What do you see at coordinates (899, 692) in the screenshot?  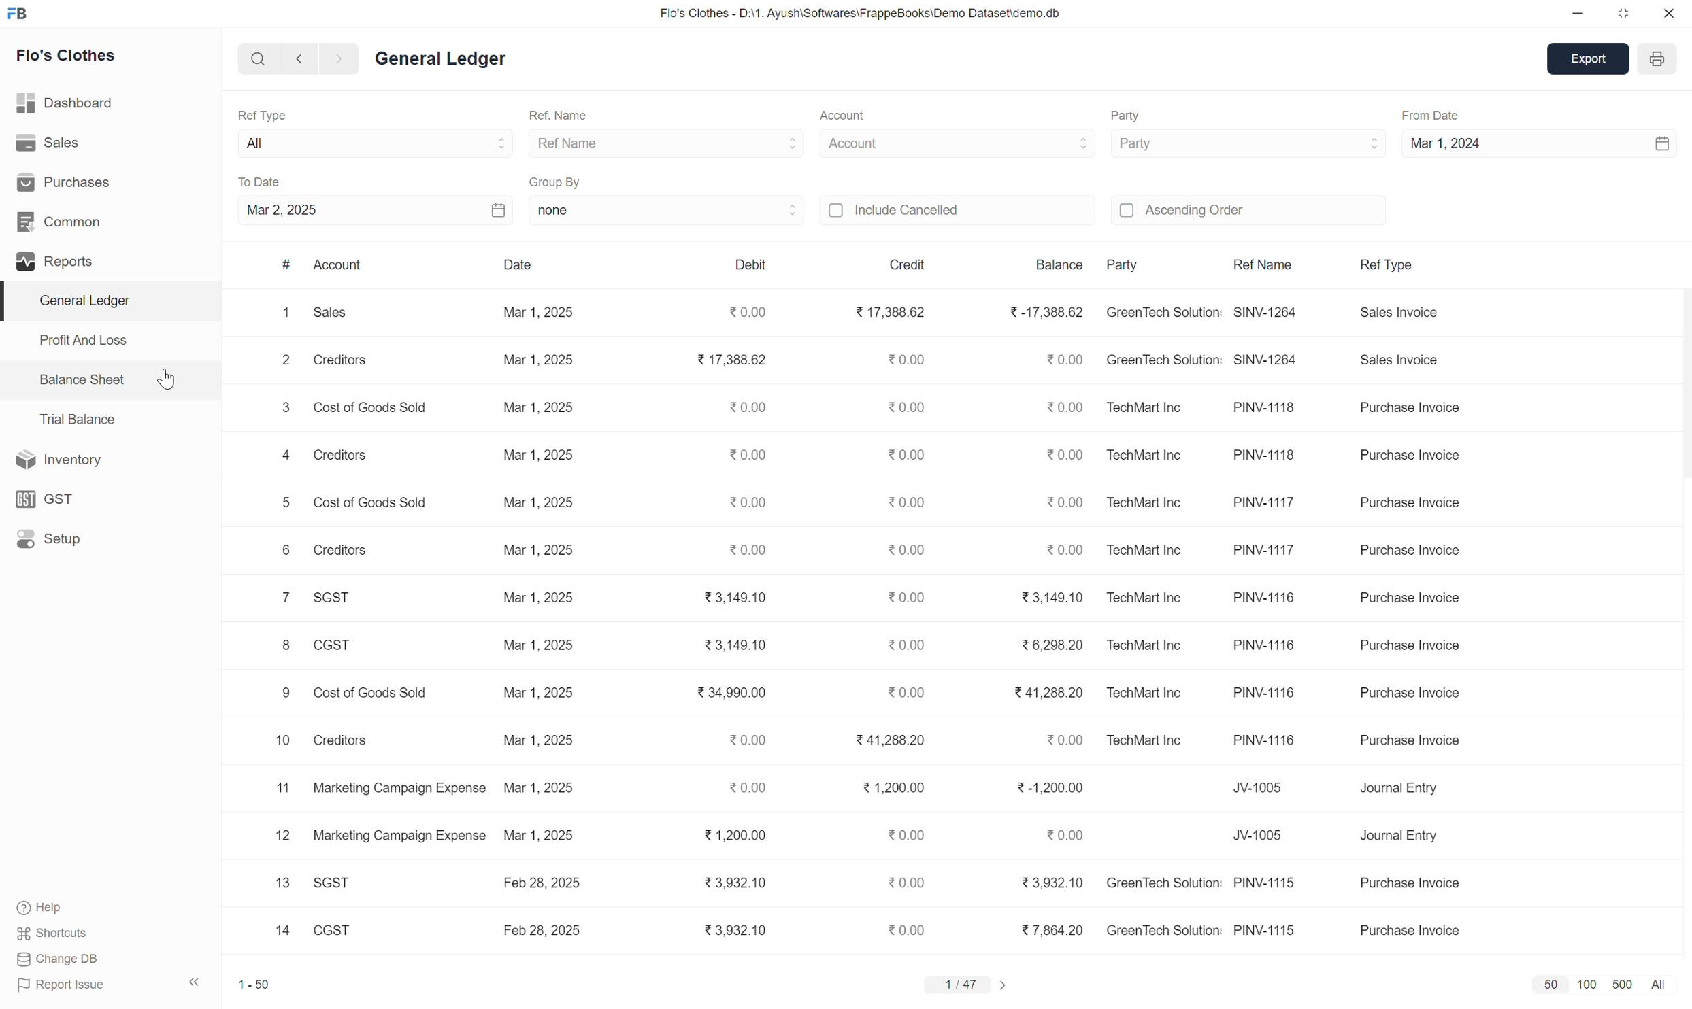 I see `0.00` at bounding box center [899, 692].